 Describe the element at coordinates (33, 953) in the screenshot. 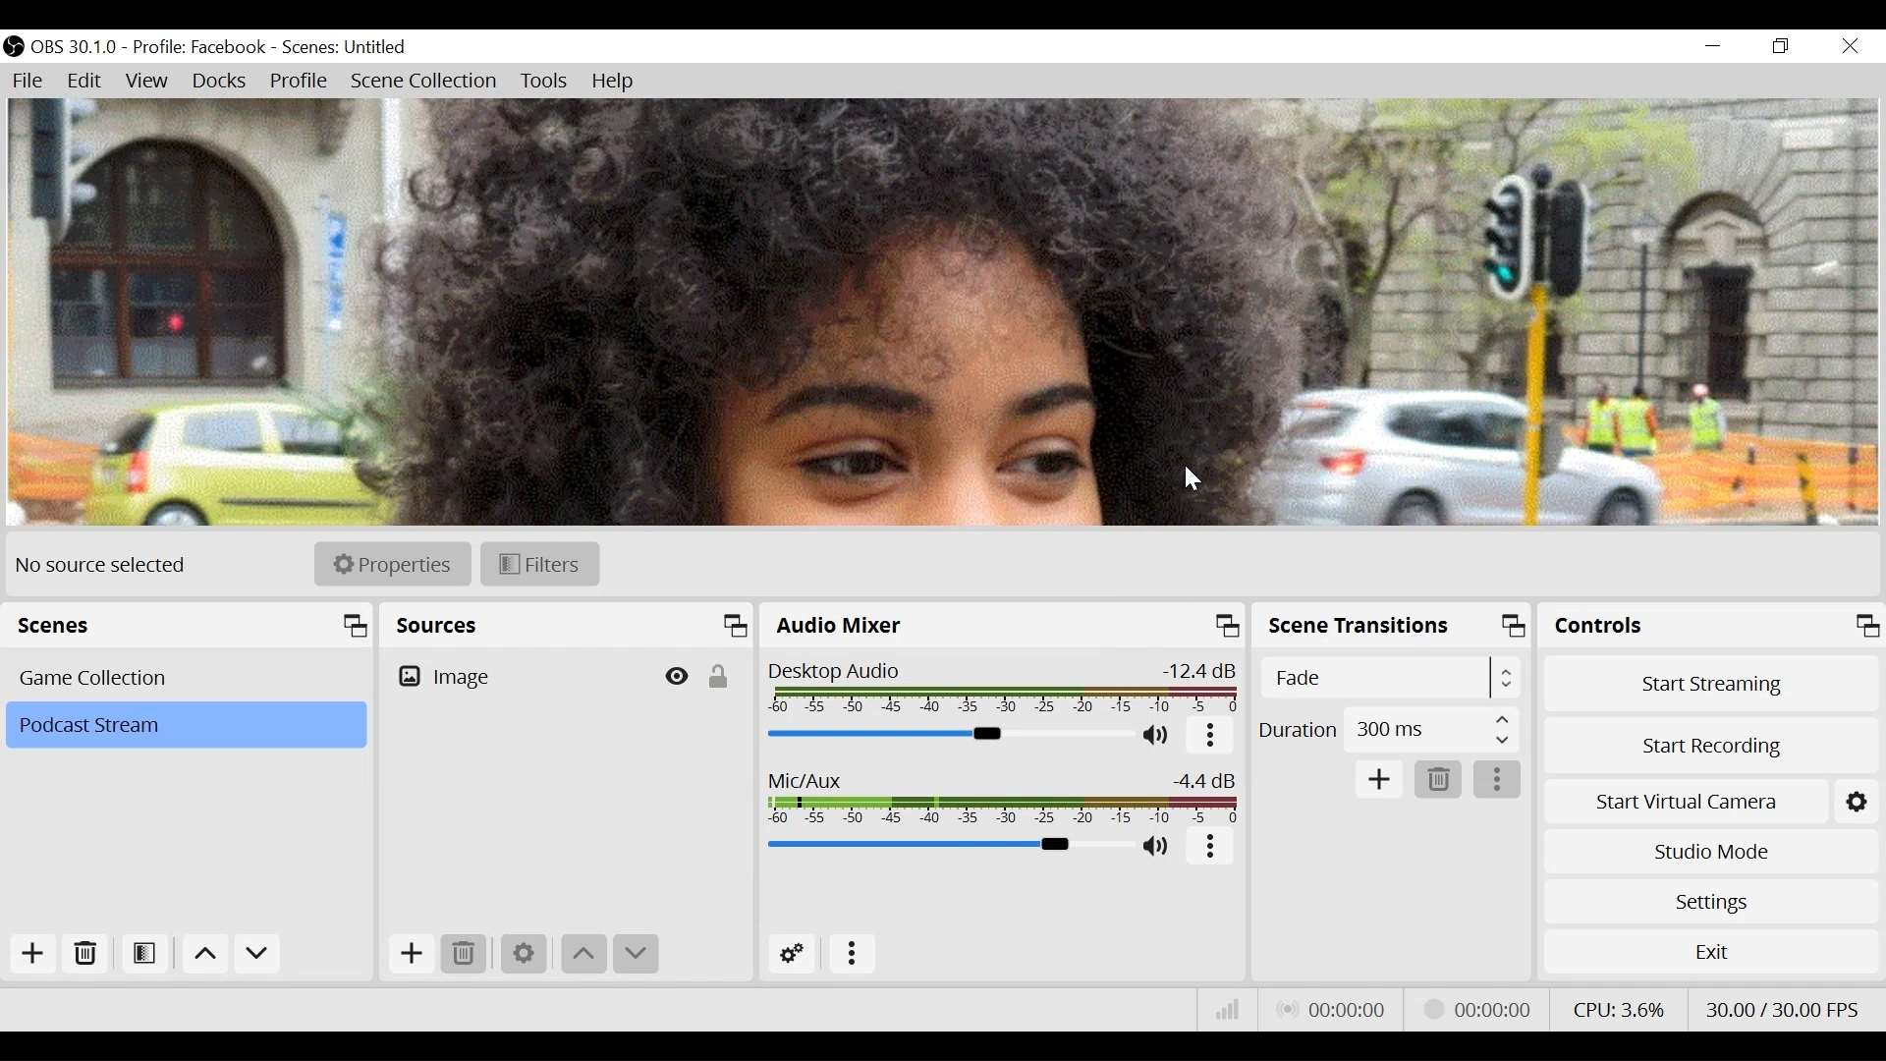

I see `Add ` at that location.